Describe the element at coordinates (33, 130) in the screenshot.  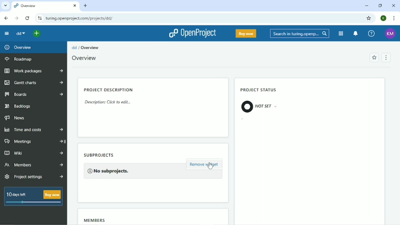
I see `Time and costs` at that location.